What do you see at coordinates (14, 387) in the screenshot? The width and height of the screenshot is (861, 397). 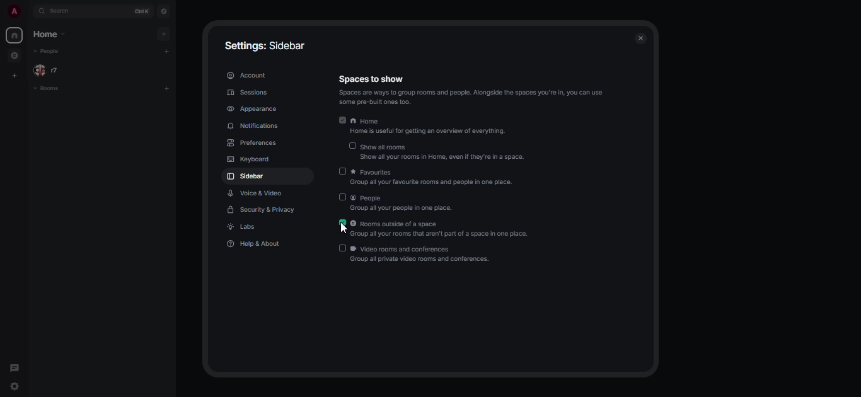 I see `quick settings` at bounding box center [14, 387].